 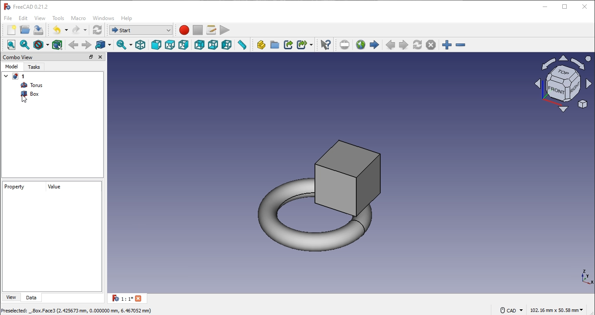 I want to click on view, so click(x=40, y=18).